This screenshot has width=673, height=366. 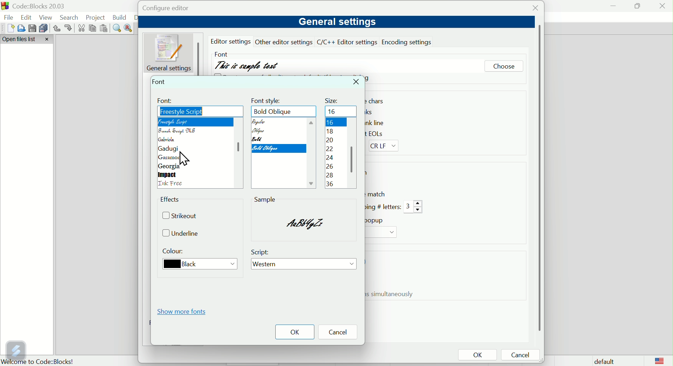 What do you see at coordinates (331, 184) in the screenshot?
I see `36` at bounding box center [331, 184].